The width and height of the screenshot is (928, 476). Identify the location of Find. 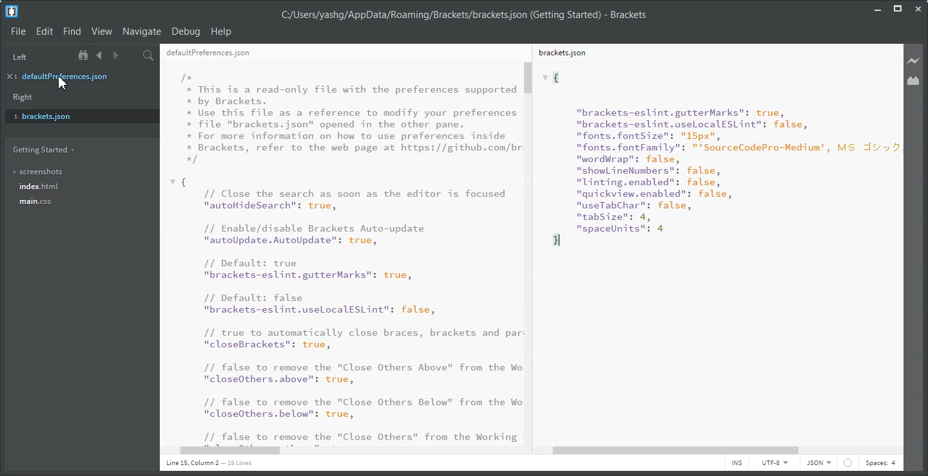
(72, 32).